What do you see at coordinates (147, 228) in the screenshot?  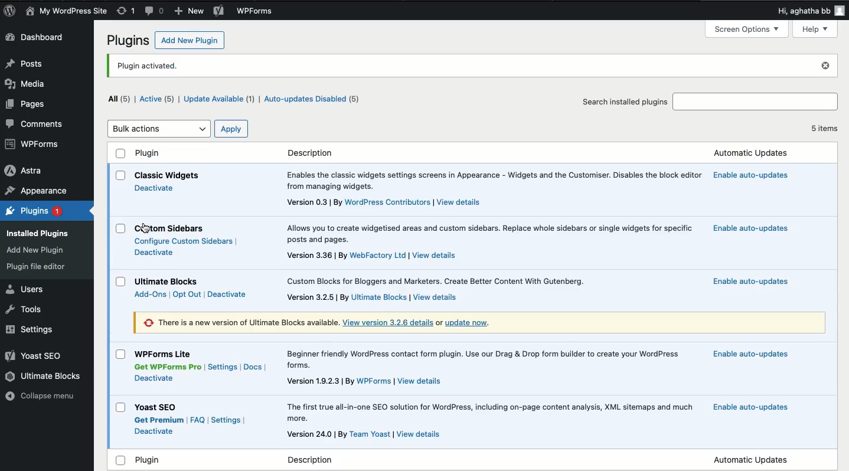 I see `cursor` at bounding box center [147, 228].